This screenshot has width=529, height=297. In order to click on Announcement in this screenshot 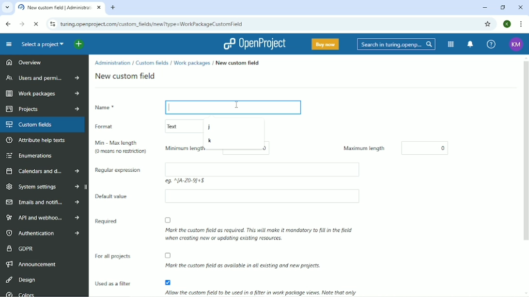, I will do `click(32, 264)`.